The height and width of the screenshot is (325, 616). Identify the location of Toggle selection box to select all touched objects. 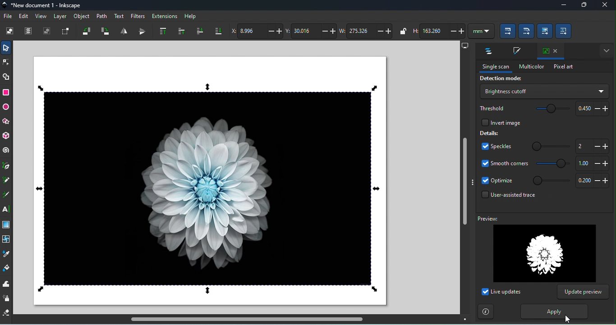
(66, 31).